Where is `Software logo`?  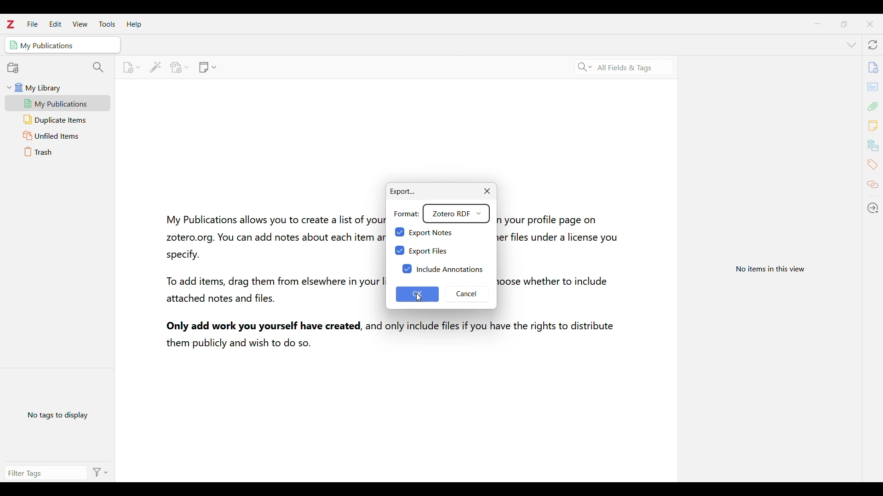 Software logo is located at coordinates (11, 24).